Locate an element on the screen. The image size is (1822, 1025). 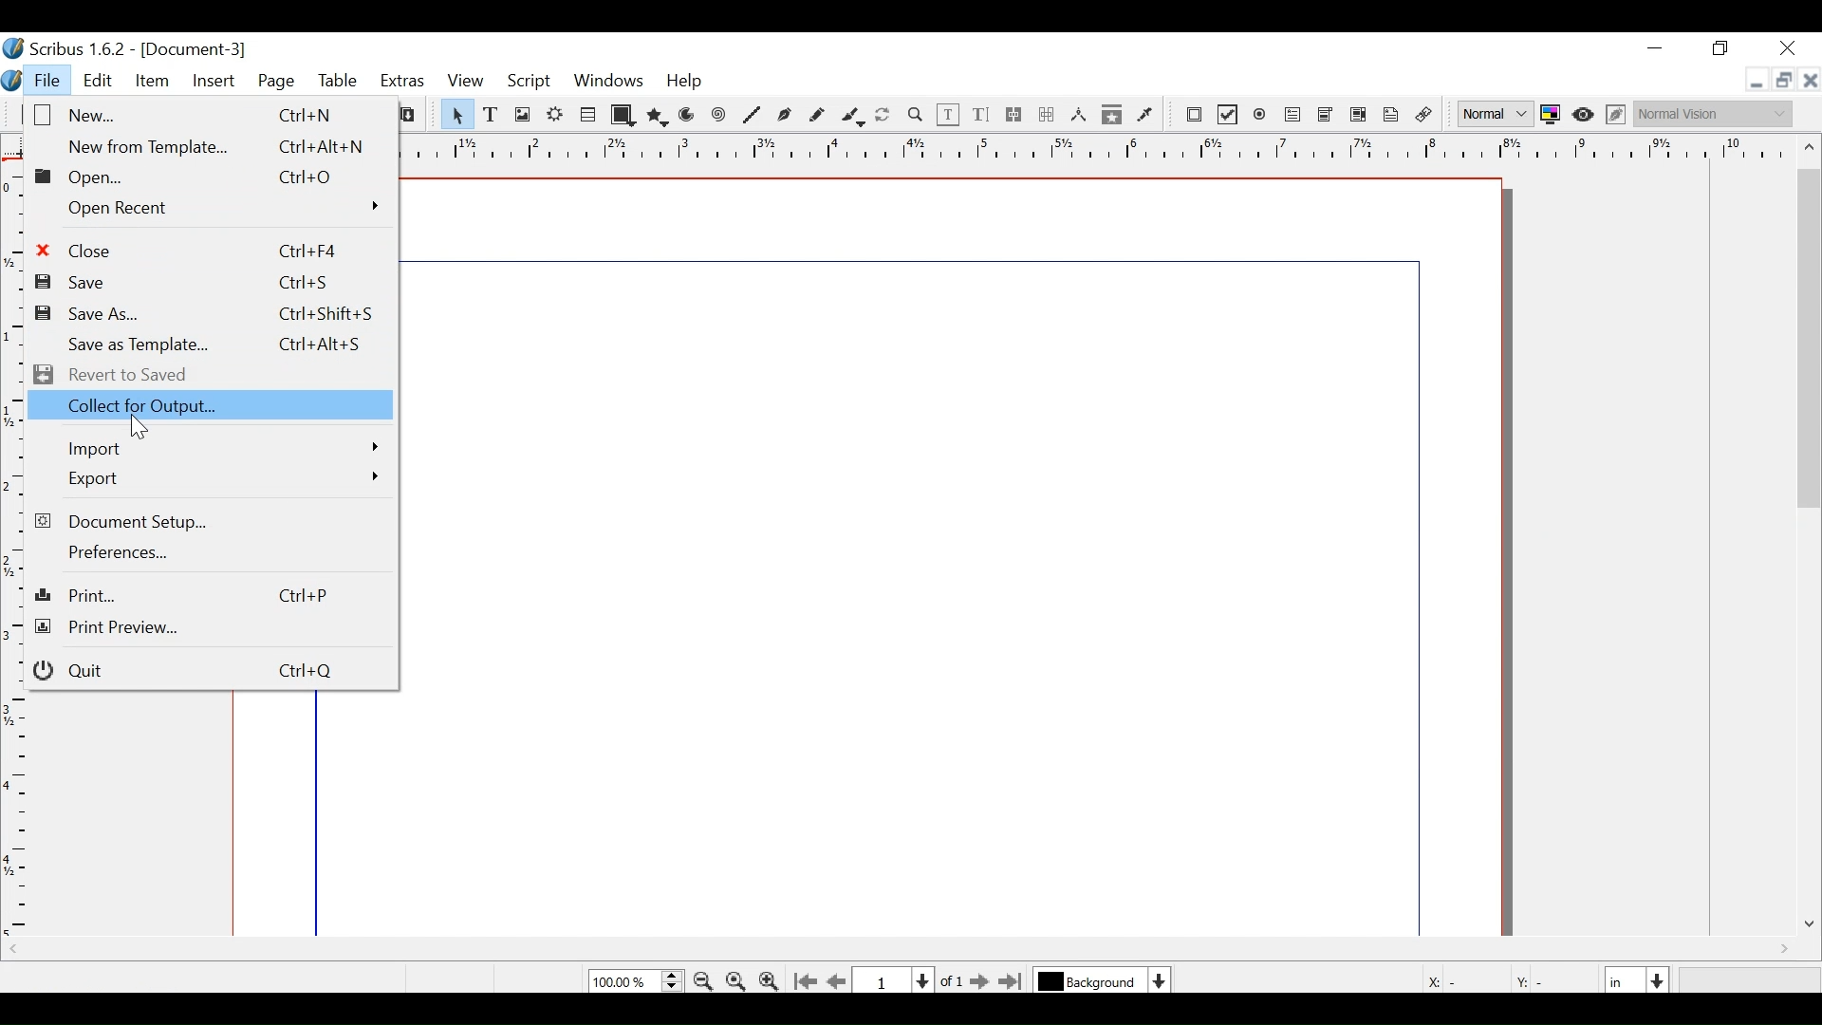
 is located at coordinates (1159, 978).